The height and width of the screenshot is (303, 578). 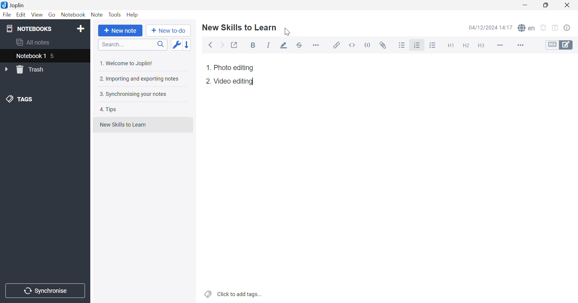 What do you see at coordinates (556, 28) in the screenshot?
I see `Toggle editor layout` at bounding box center [556, 28].